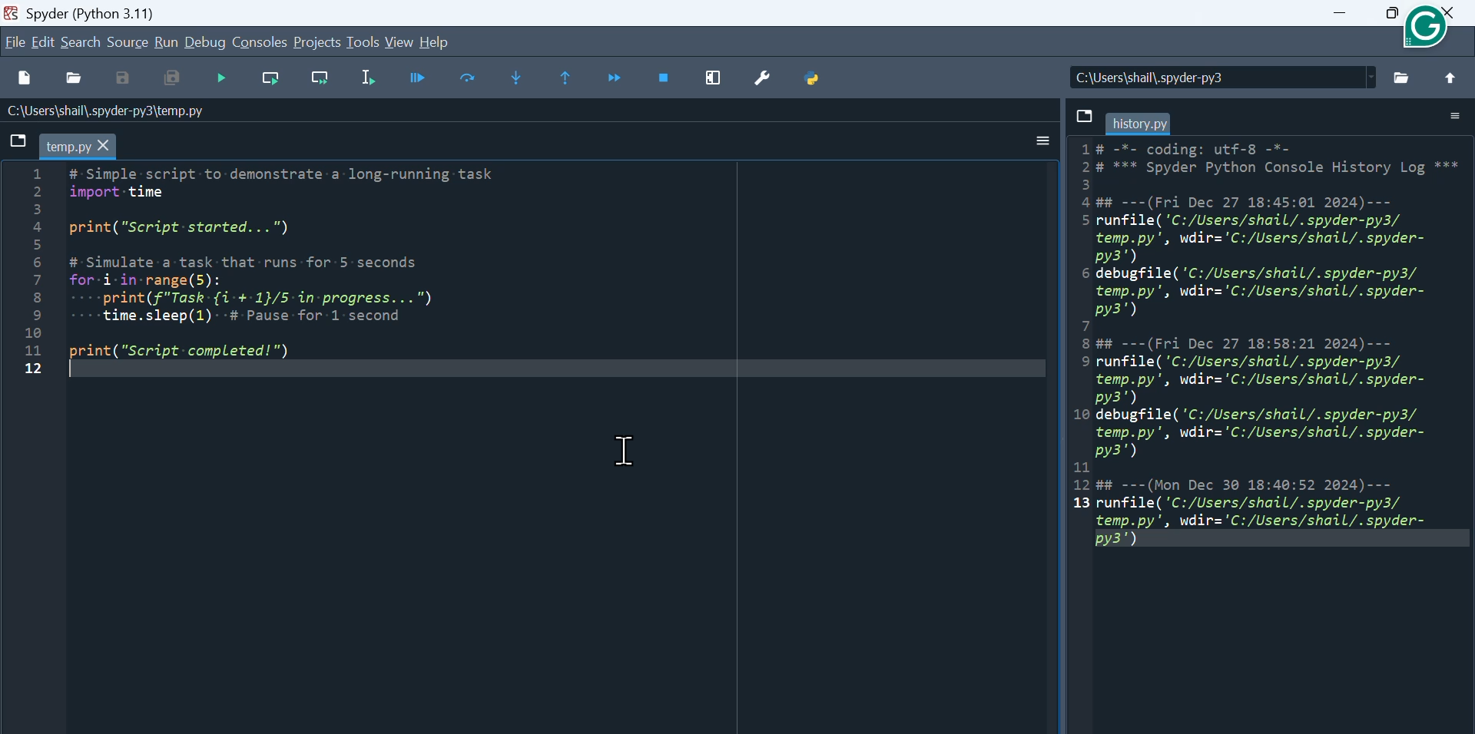 This screenshot has height=734, width=1475. I want to click on Execute until next function returns, so click(568, 78).